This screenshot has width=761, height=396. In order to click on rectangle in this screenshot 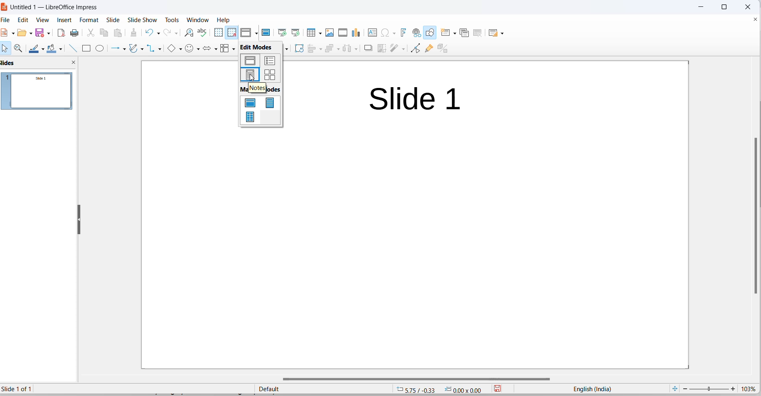, I will do `click(88, 48)`.